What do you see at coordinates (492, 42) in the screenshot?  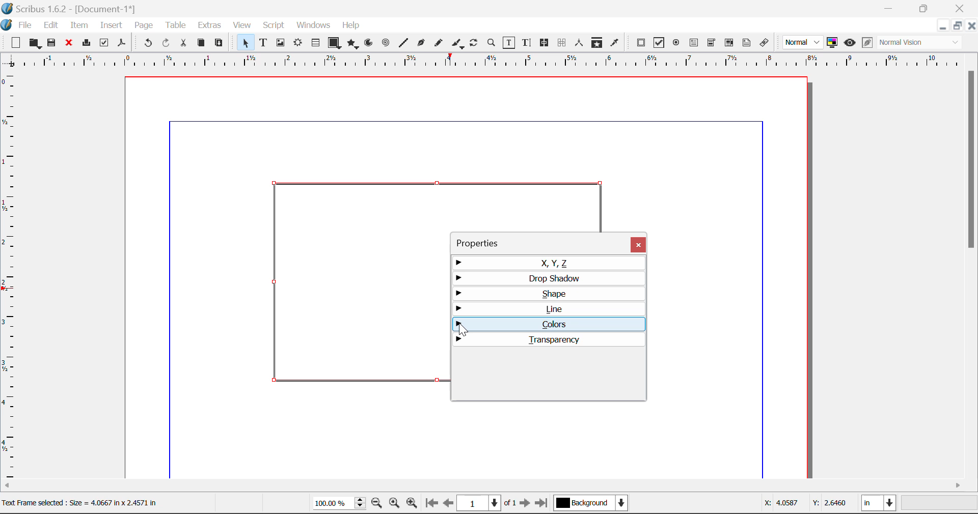 I see `Zoom` at bounding box center [492, 42].